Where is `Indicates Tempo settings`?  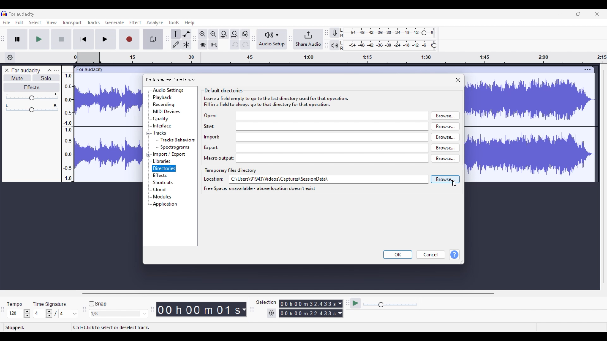 Indicates Tempo settings is located at coordinates (15, 304).